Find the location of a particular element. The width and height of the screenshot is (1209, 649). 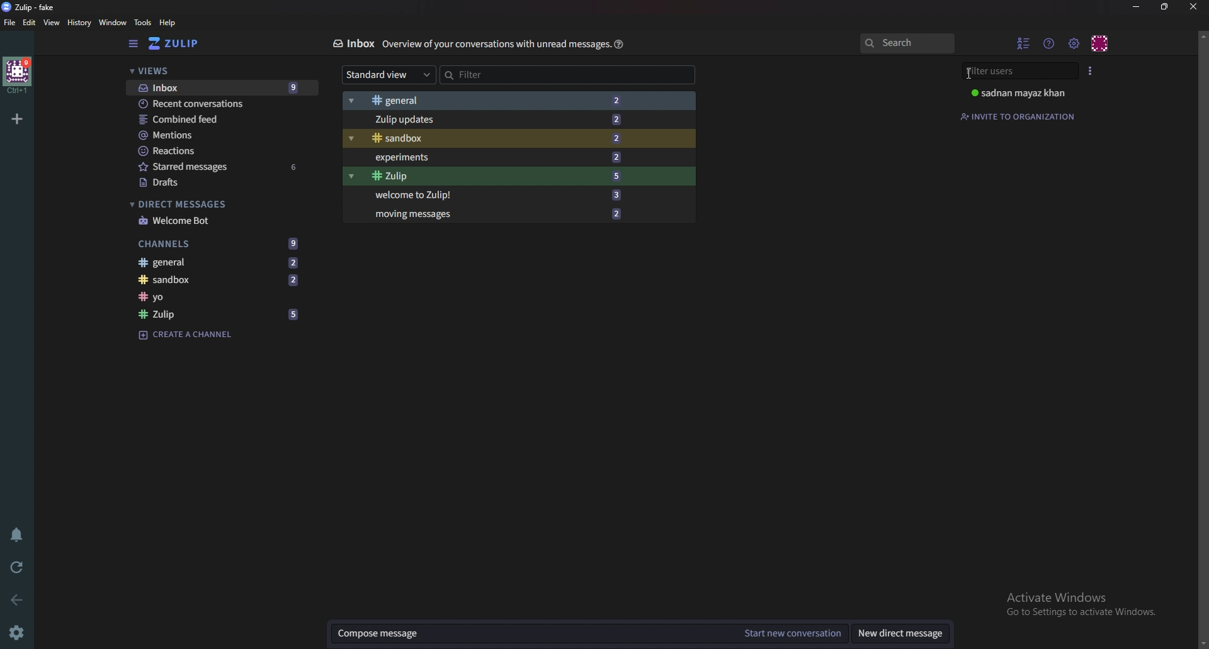

history is located at coordinates (77, 23).